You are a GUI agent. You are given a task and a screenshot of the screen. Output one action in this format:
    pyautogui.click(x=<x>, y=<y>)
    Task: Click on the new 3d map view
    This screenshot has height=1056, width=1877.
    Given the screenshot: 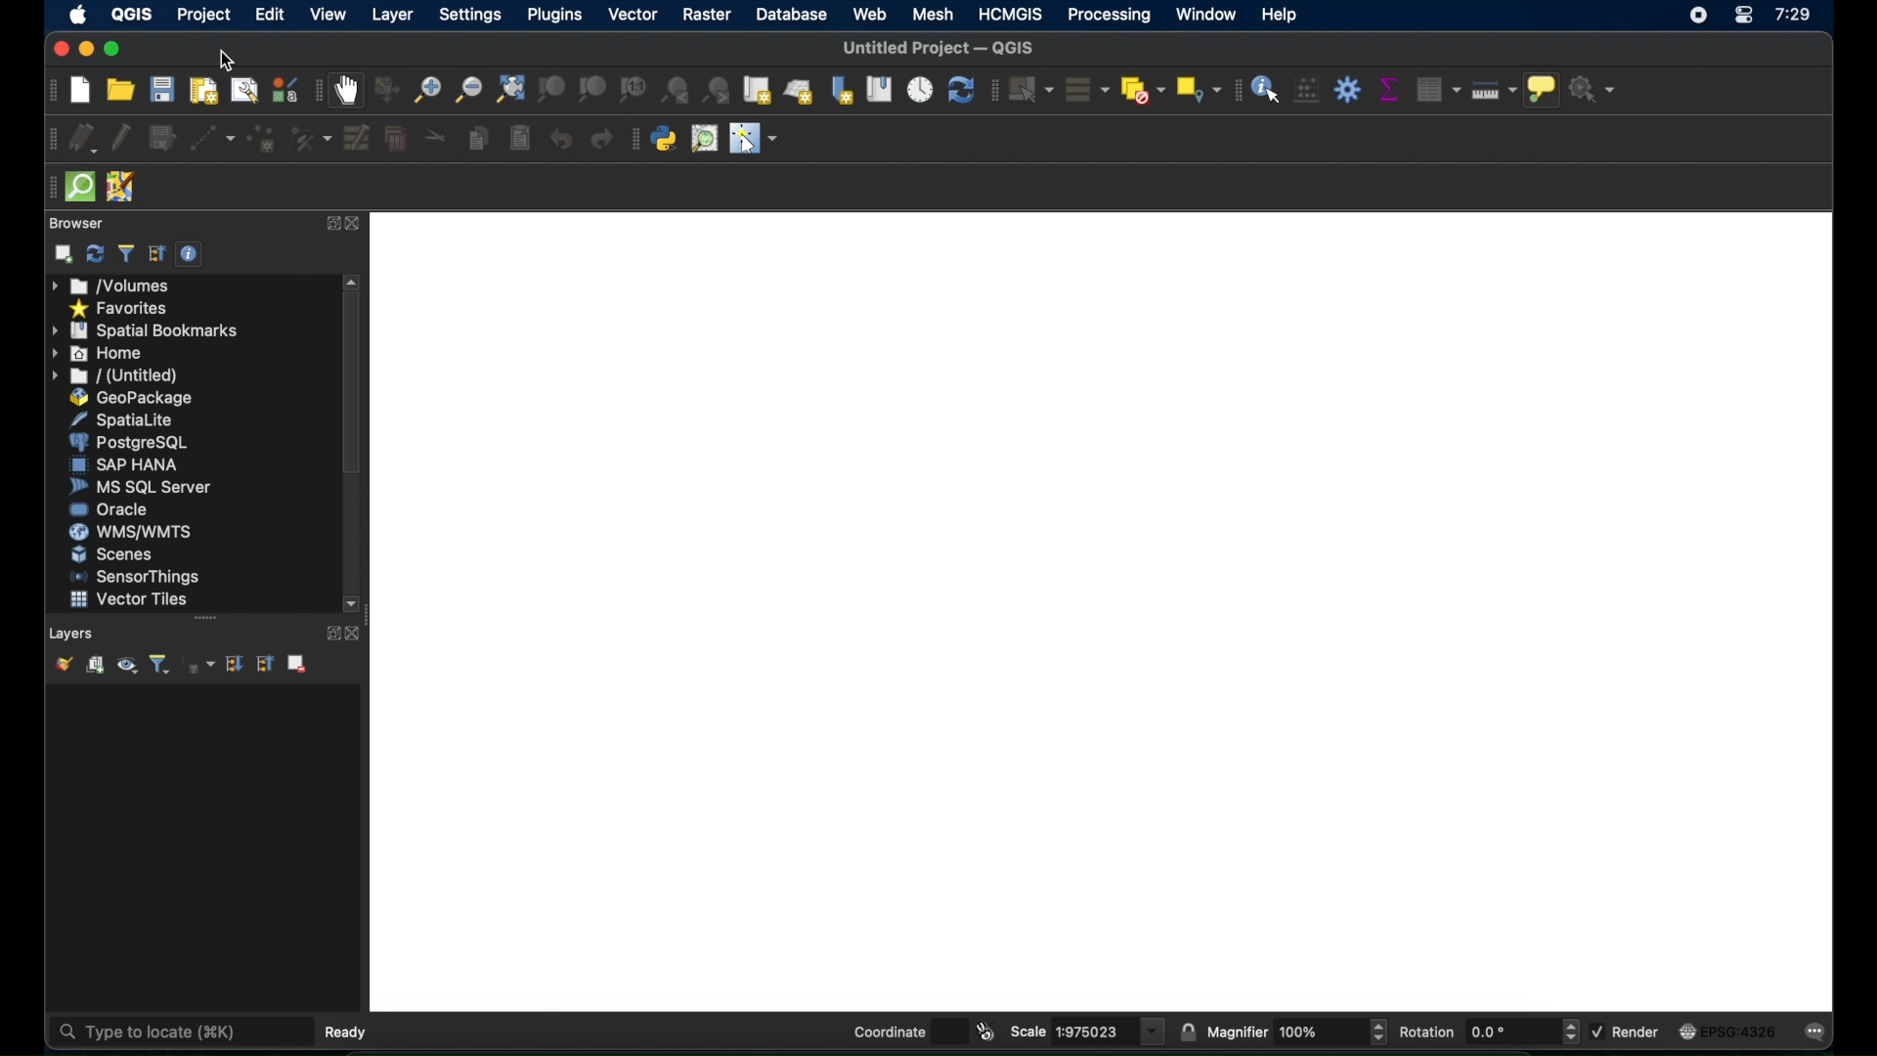 What is the action you would take?
    pyautogui.click(x=800, y=93)
    